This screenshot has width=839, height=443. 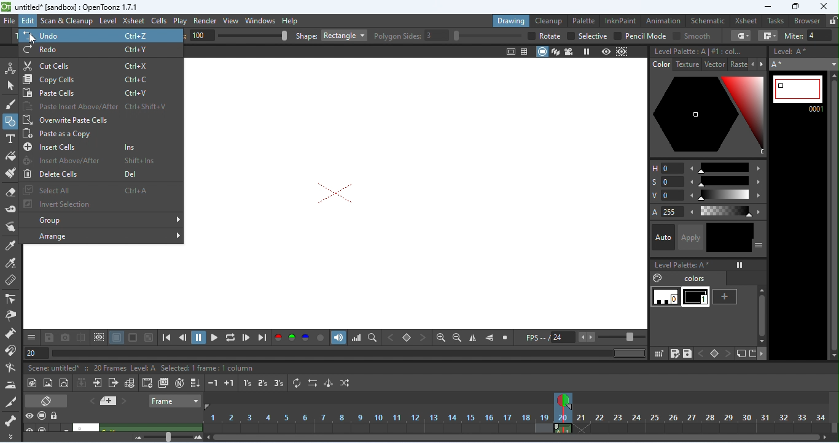 I want to click on sound track, so click(x=338, y=337).